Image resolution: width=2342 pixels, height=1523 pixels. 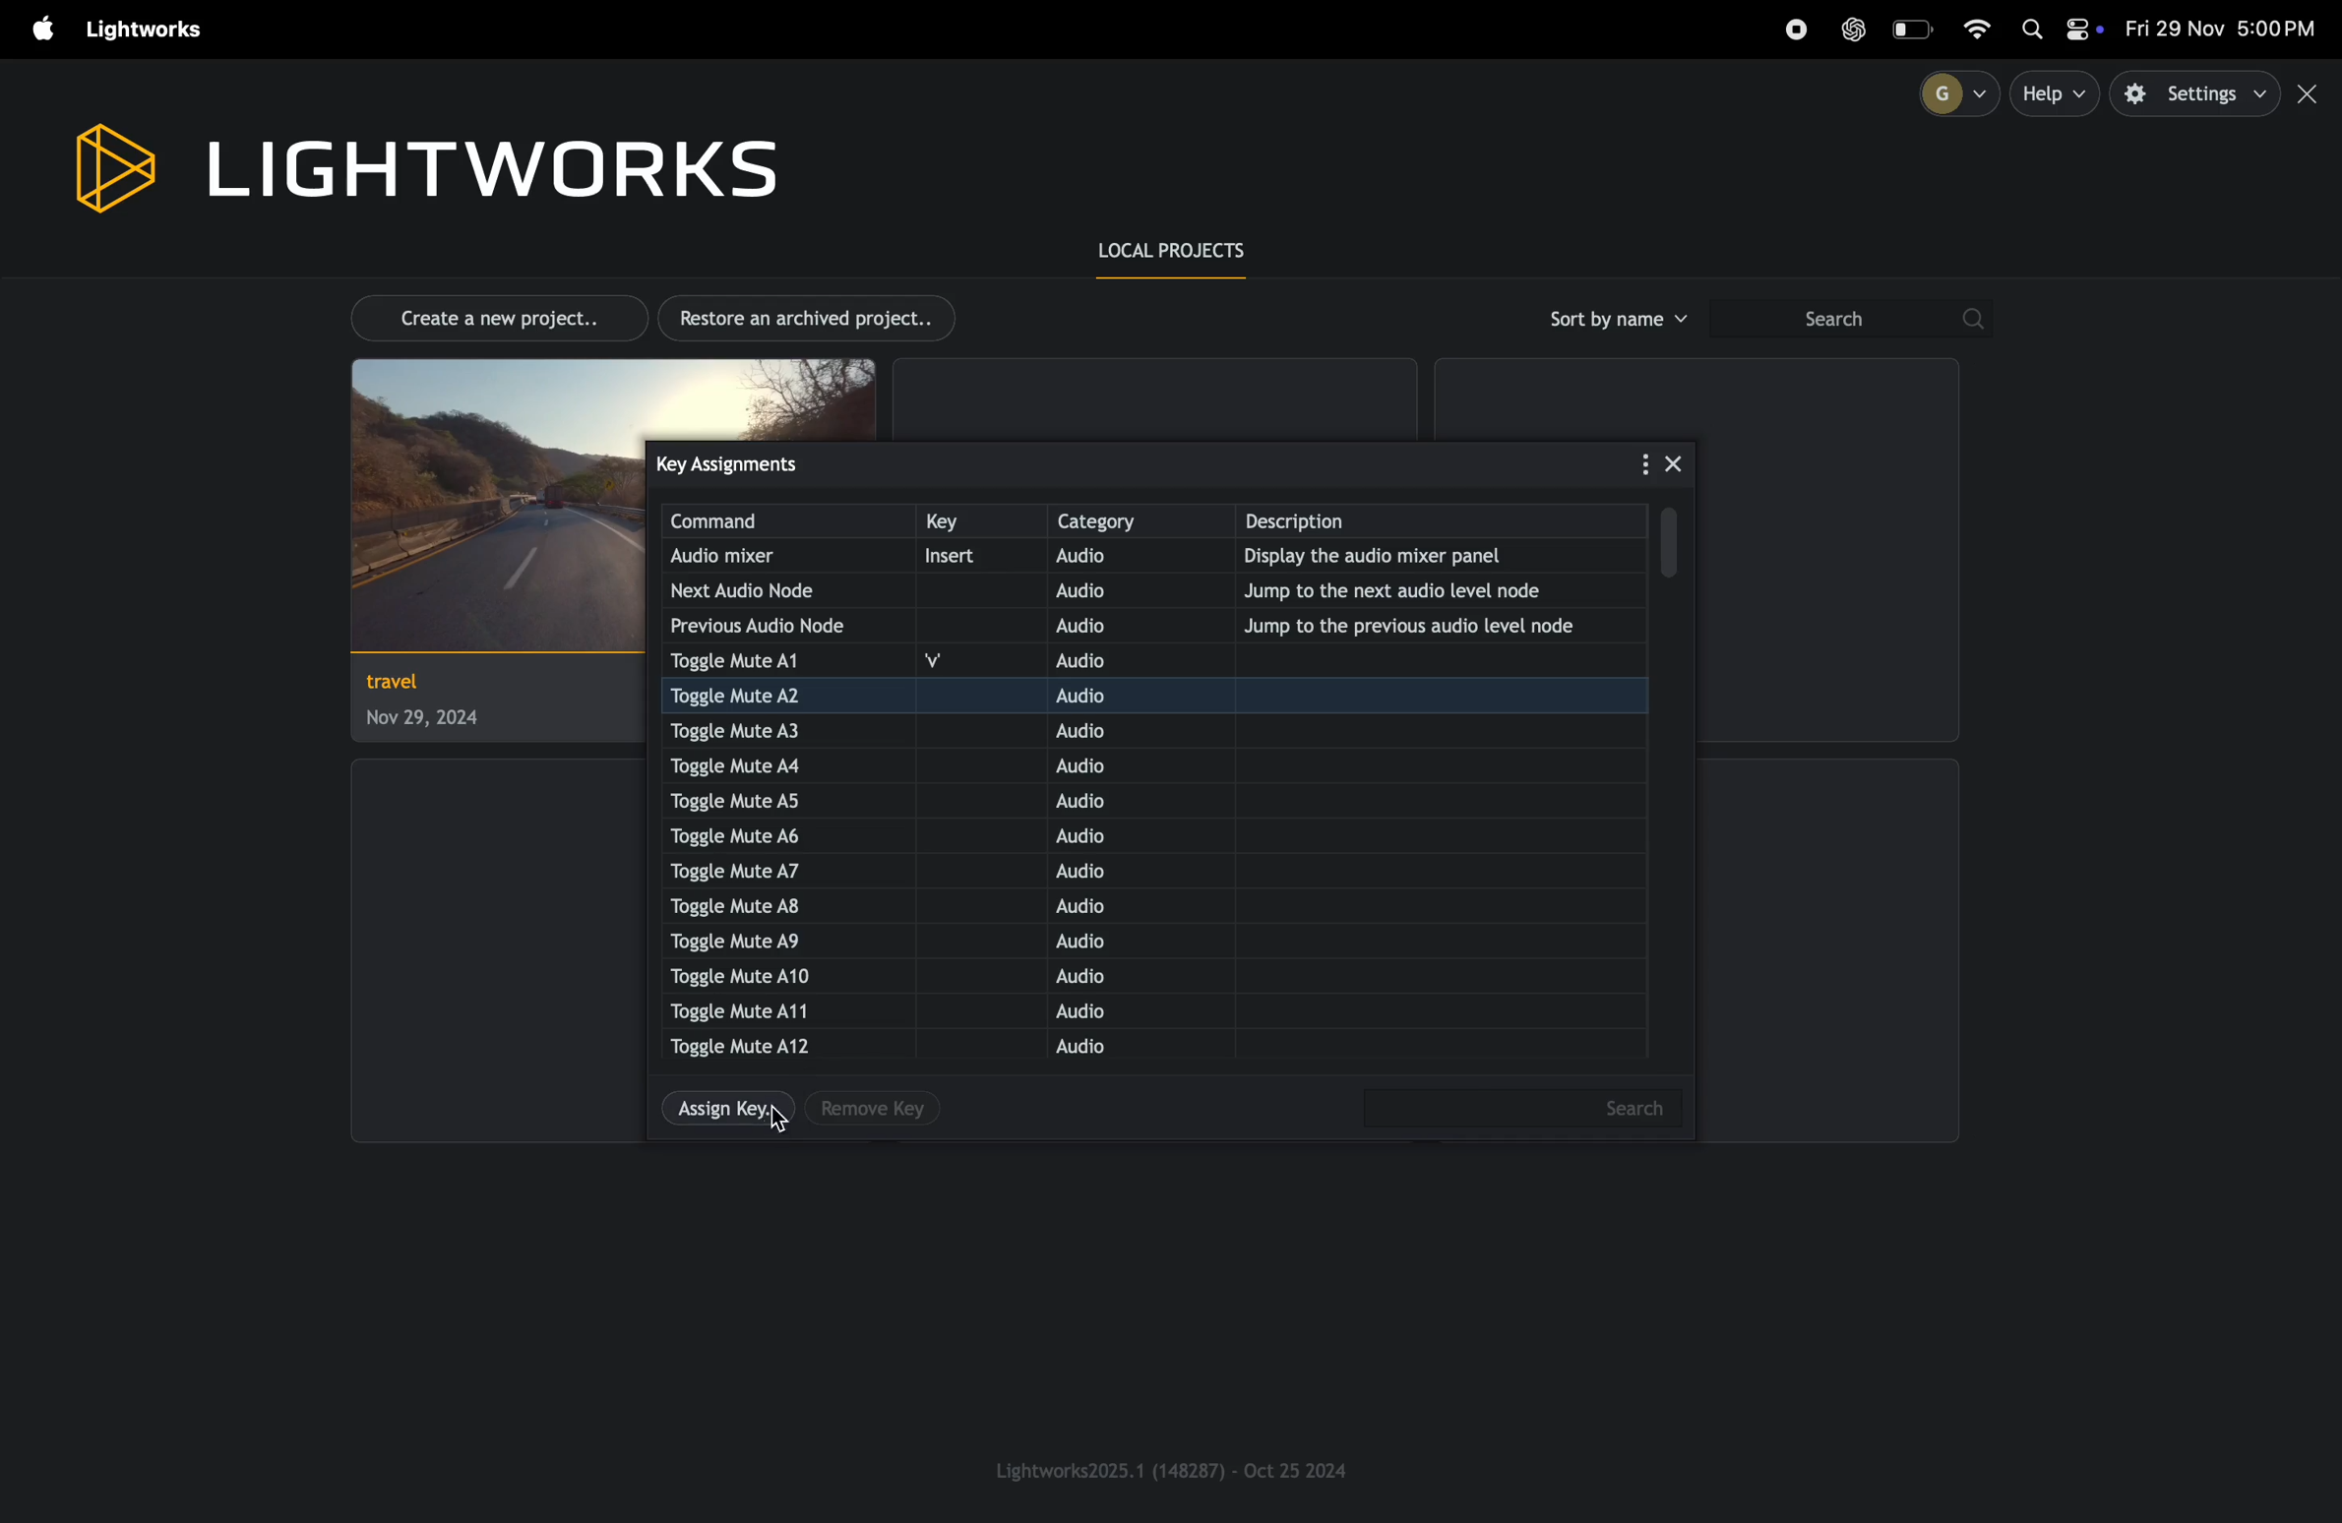 I want to click on close, so click(x=2311, y=94).